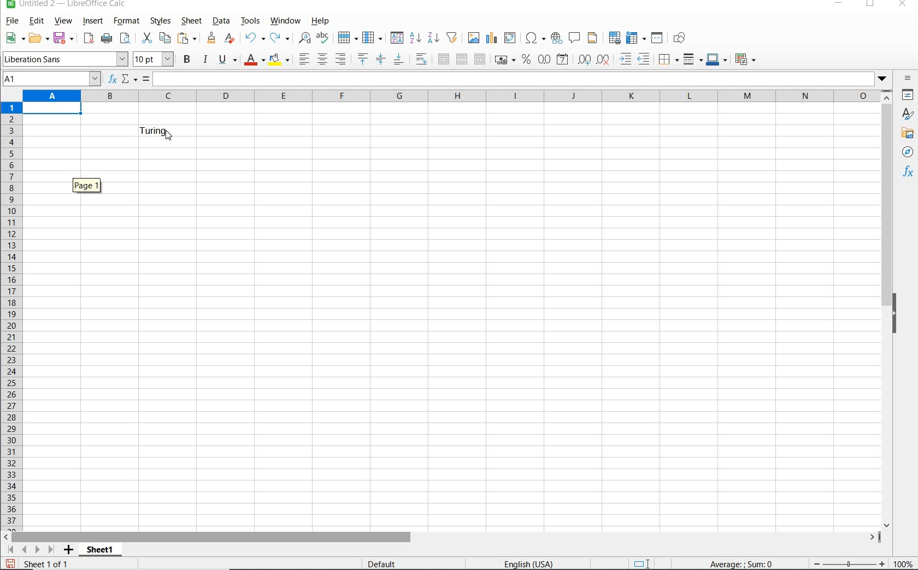 The height and width of the screenshot is (570, 918). What do you see at coordinates (45, 564) in the screenshot?
I see `SHEET 1 OF 1` at bounding box center [45, 564].